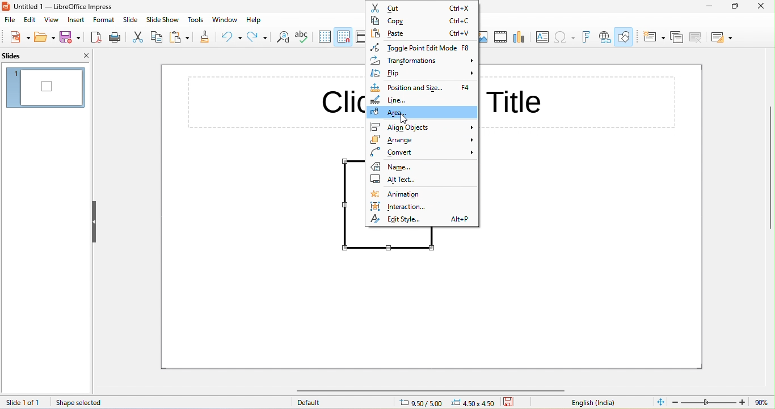  What do you see at coordinates (78, 55) in the screenshot?
I see `close` at bounding box center [78, 55].